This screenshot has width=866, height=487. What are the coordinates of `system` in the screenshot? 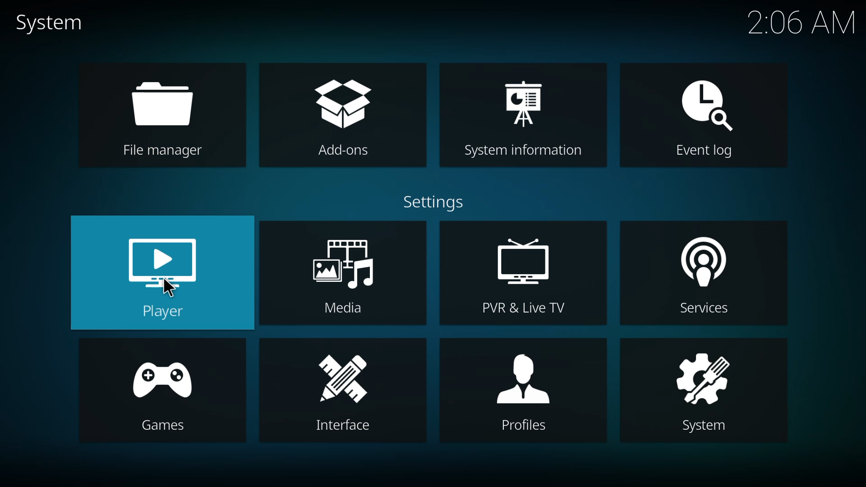 It's located at (704, 390).